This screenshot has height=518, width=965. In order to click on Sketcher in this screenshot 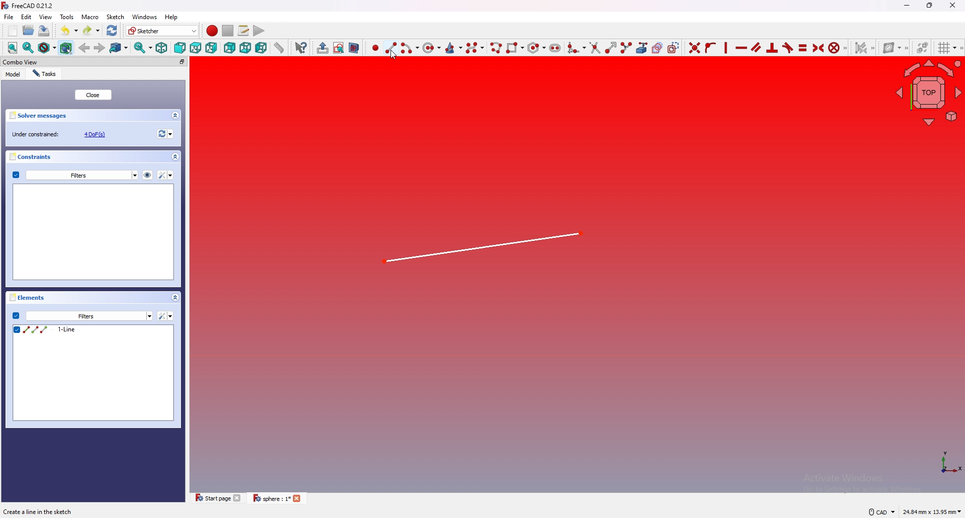, I will do `click(161, 31)`.